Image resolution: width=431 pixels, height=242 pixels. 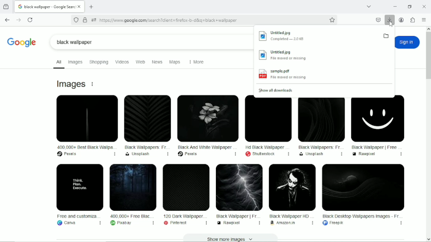 What do you see at coordinates (19, 19) in the screenshot?
I see `Go forward` at bounding box center [19, 19].